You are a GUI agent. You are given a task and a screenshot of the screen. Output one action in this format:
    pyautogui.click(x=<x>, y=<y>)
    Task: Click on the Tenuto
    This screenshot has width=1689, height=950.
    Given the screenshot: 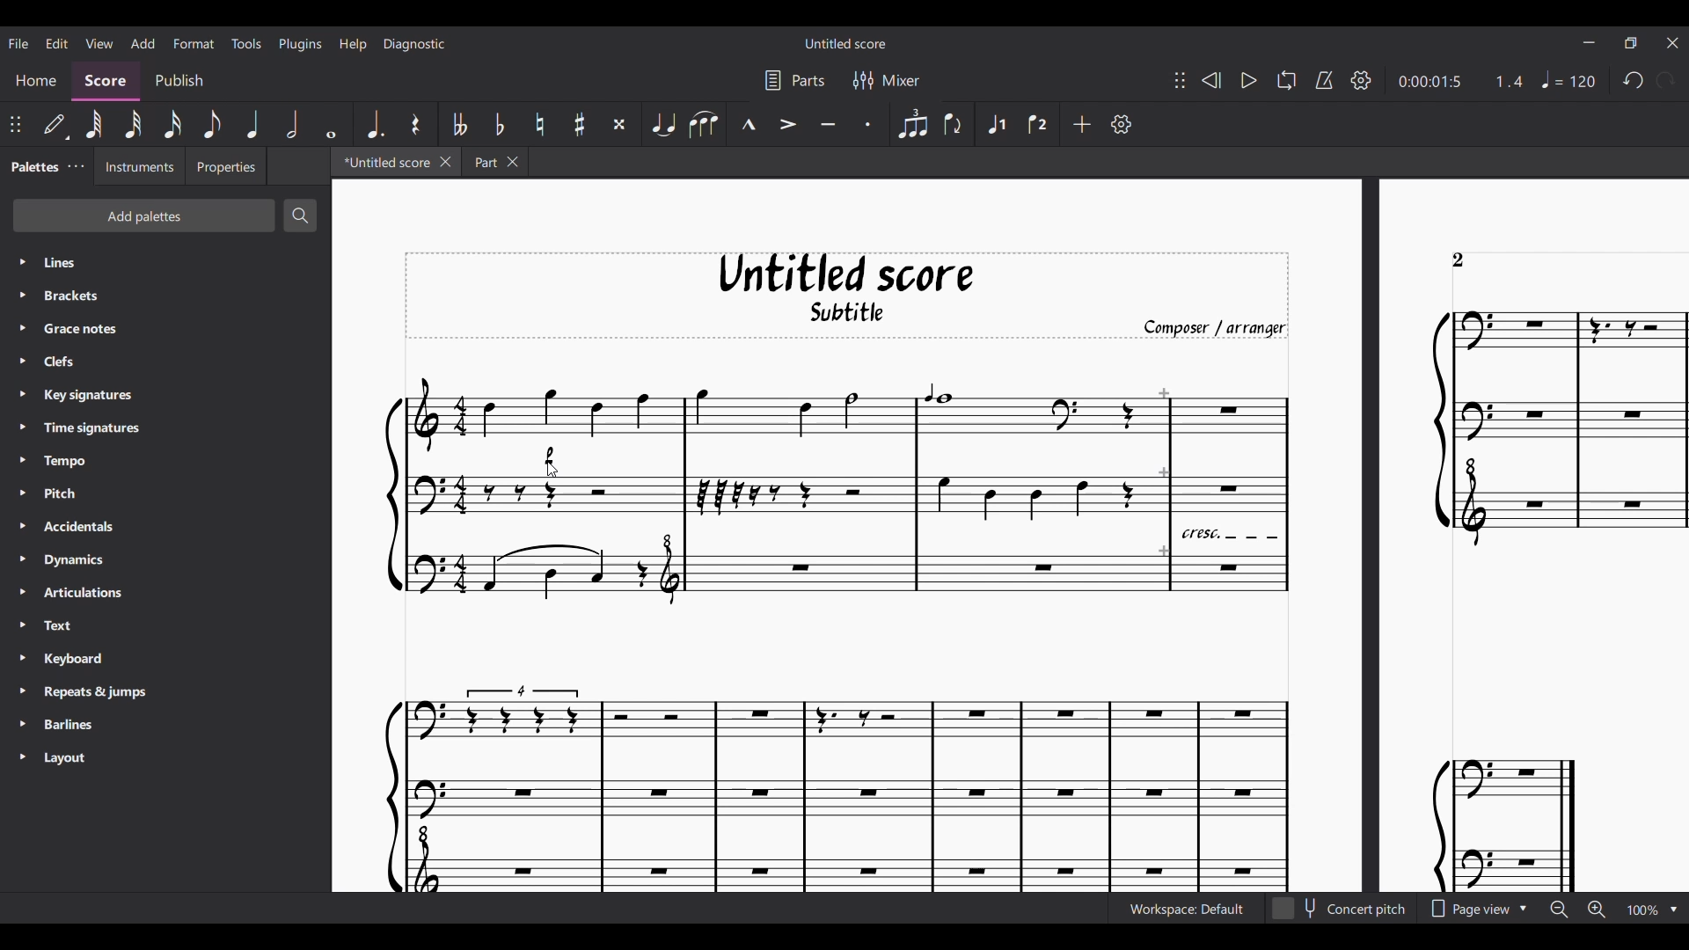 What is the action you would take?
    pyautogui.click(x=828, y=123)
    